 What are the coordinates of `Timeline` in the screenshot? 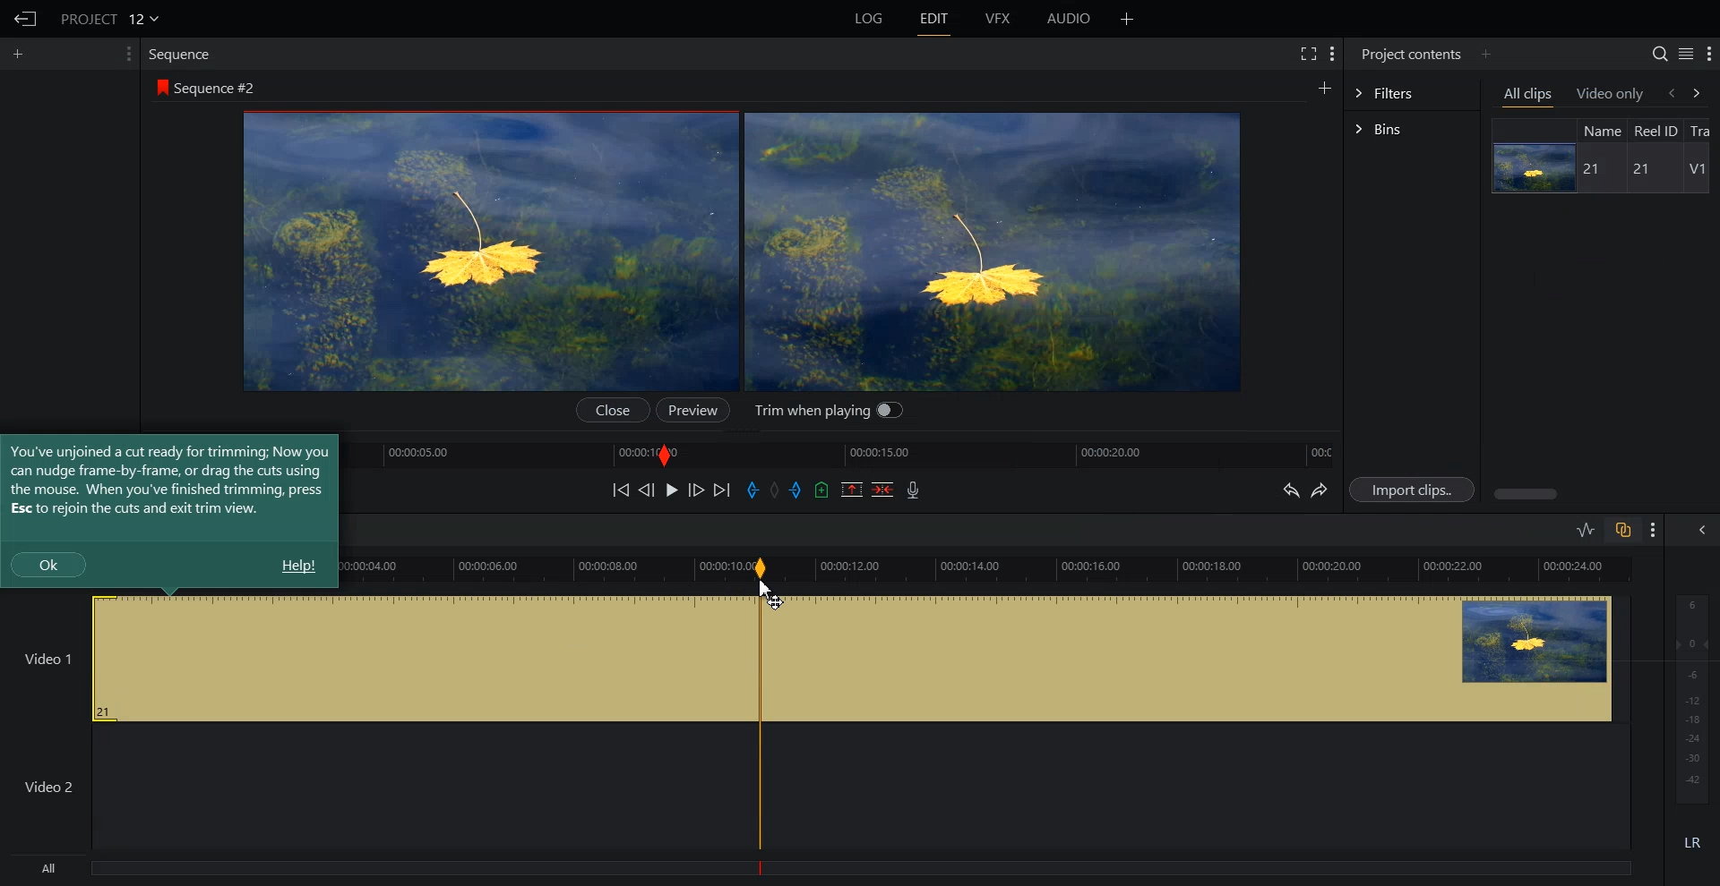 It's located at (848, 453).